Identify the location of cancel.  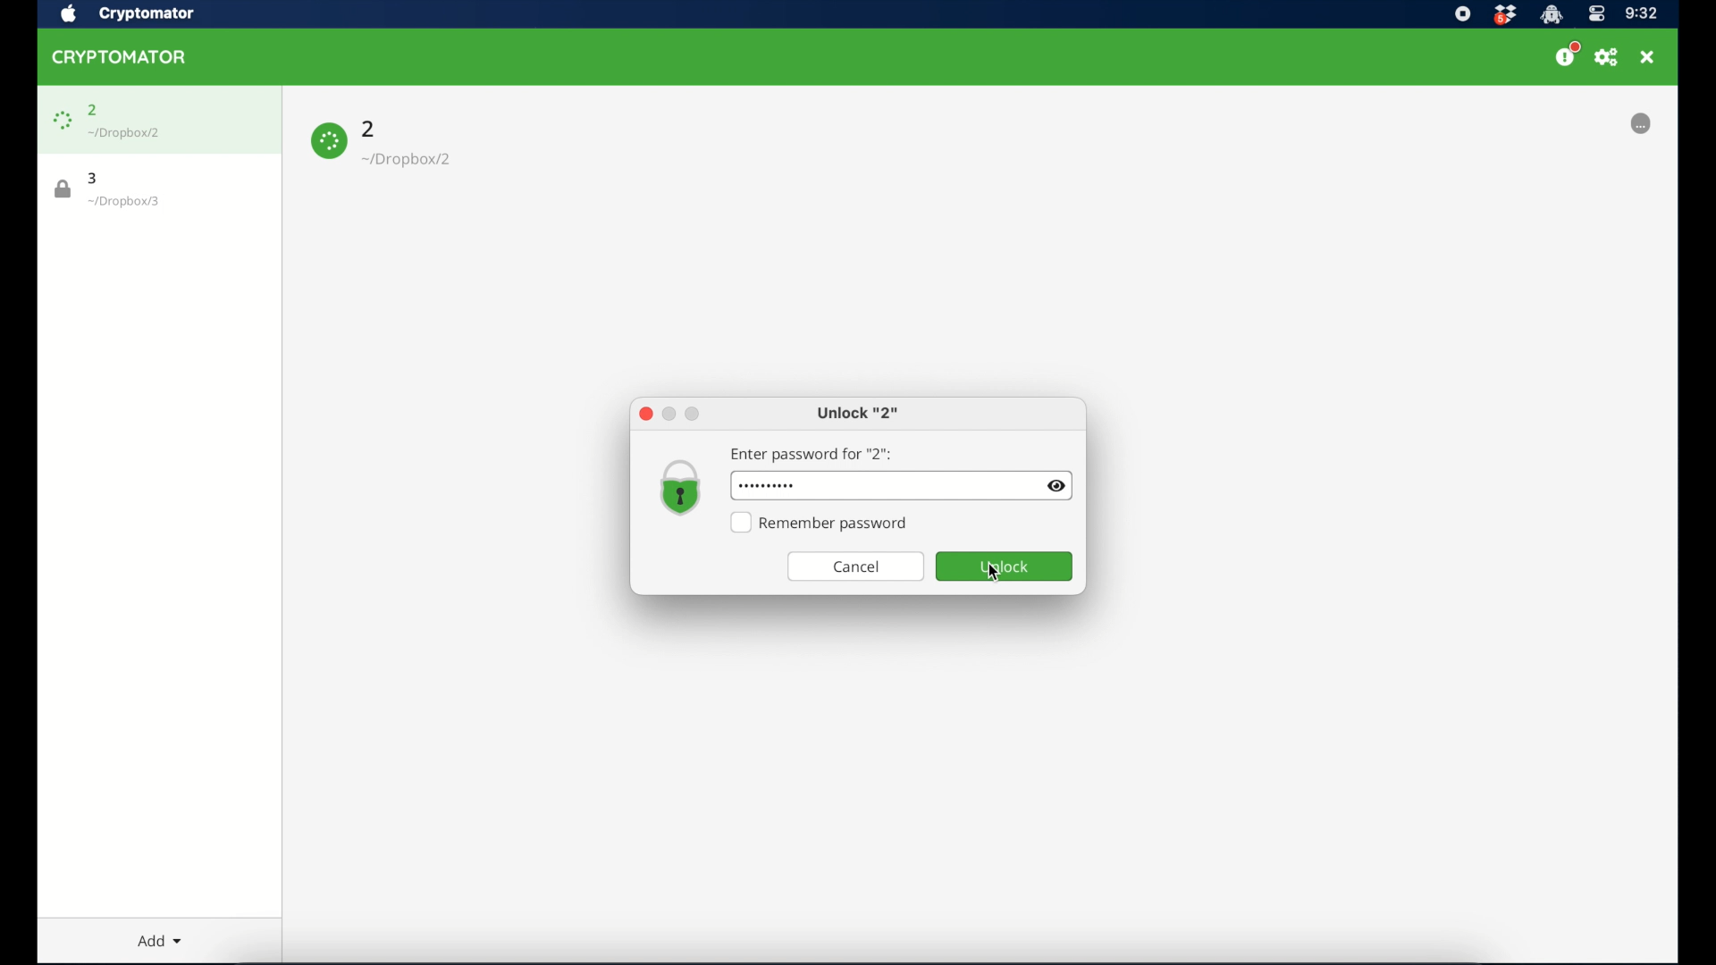
(855, 567).